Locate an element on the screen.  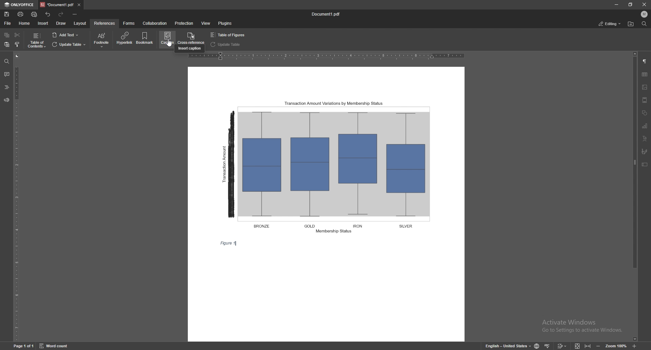
scroll bar is located at coordinates (634, 196).